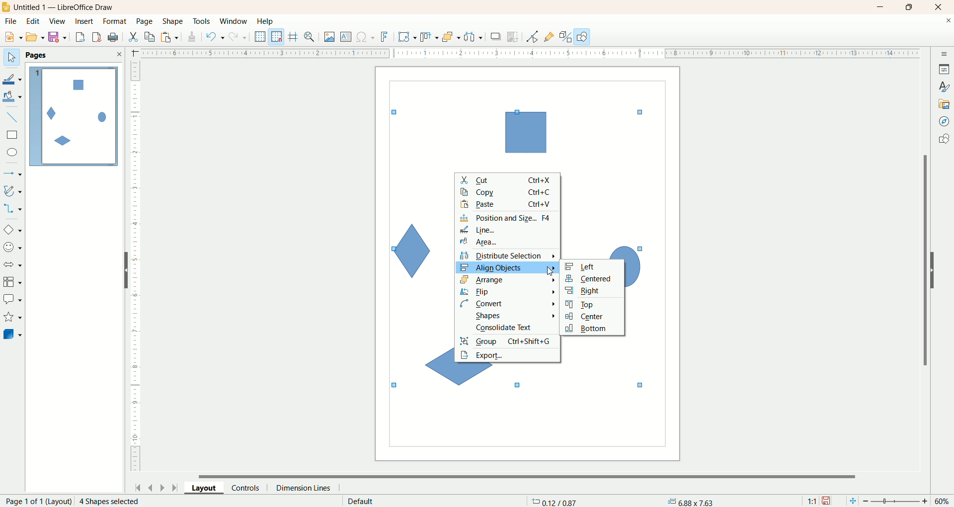 The image size is (954, 507). What do you see at coordinates (33, 22) in the screenshot?
I see `edit` at bounding box center [33, 22].